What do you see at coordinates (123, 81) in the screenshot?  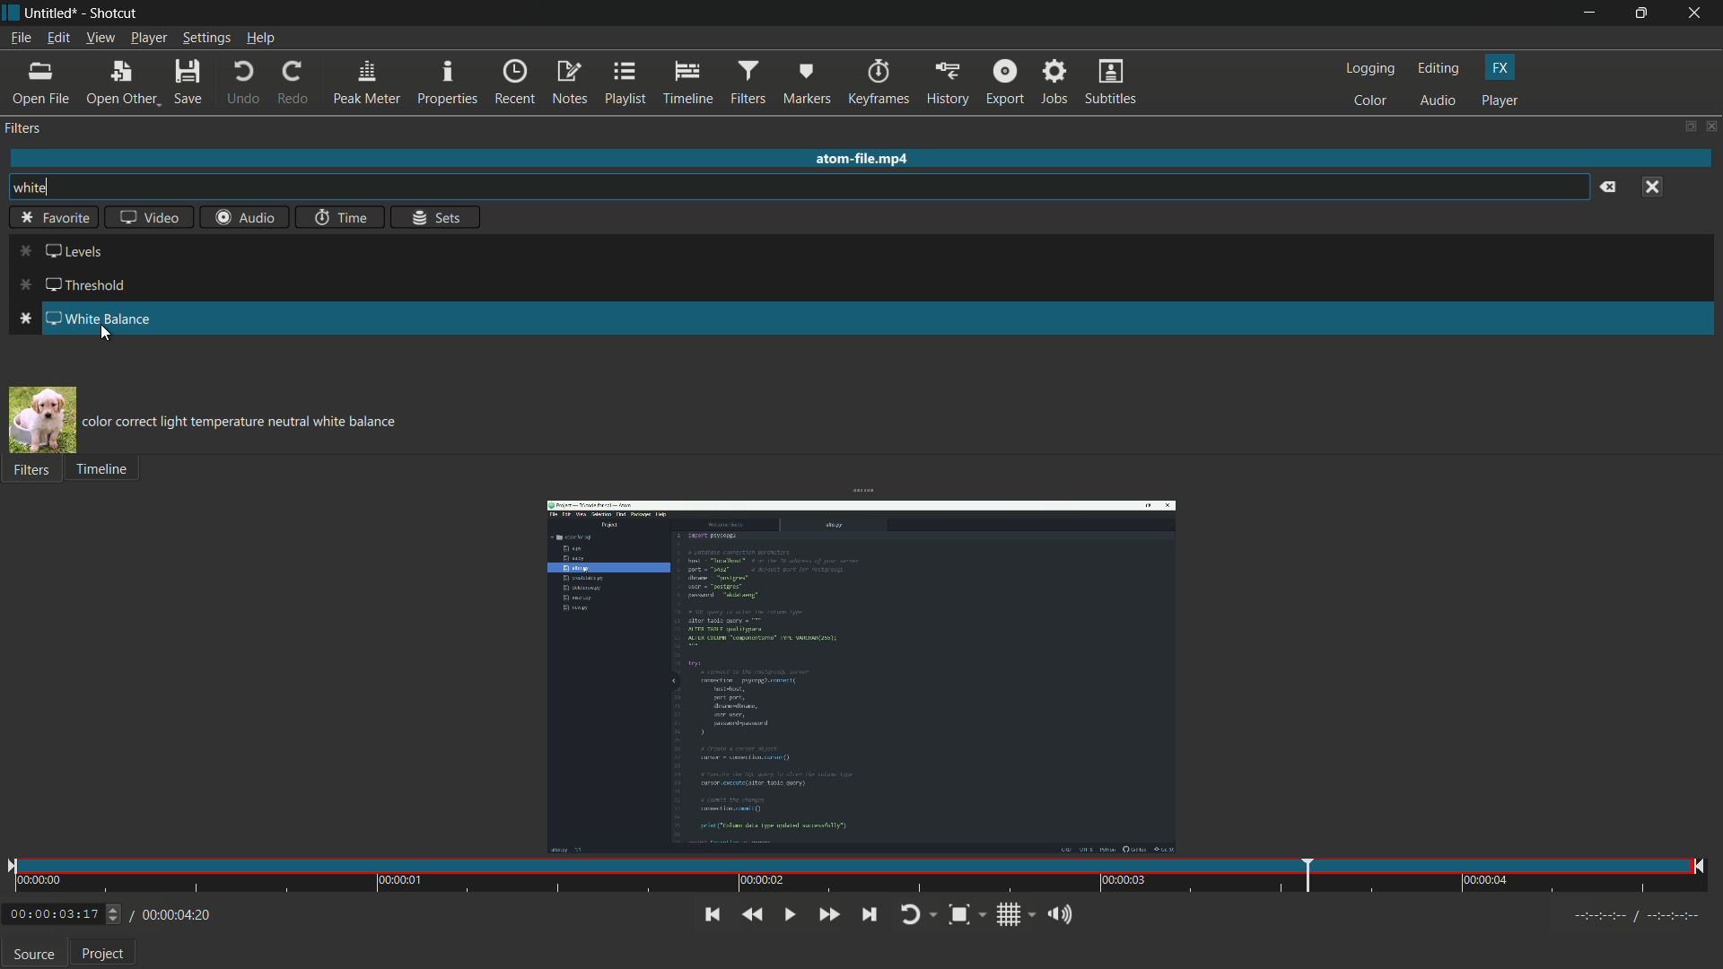 I see `open other` at bounding box center [123, 81].